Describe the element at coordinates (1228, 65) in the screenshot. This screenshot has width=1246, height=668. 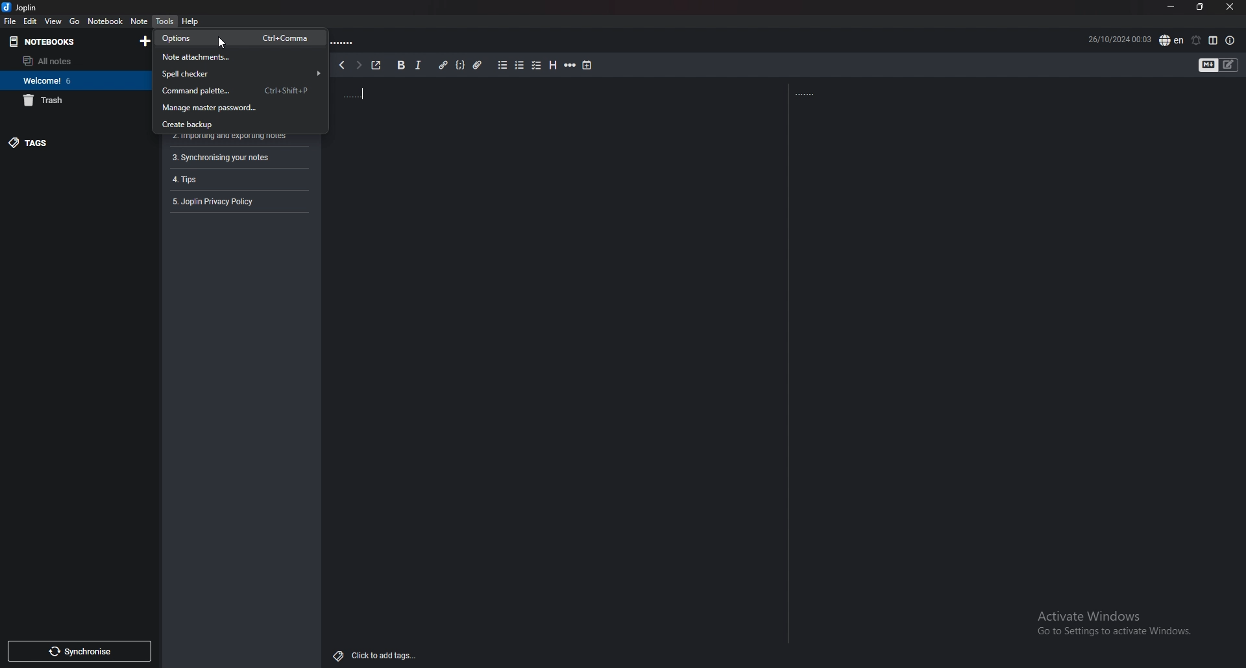
I see `toggle editors` at that location.